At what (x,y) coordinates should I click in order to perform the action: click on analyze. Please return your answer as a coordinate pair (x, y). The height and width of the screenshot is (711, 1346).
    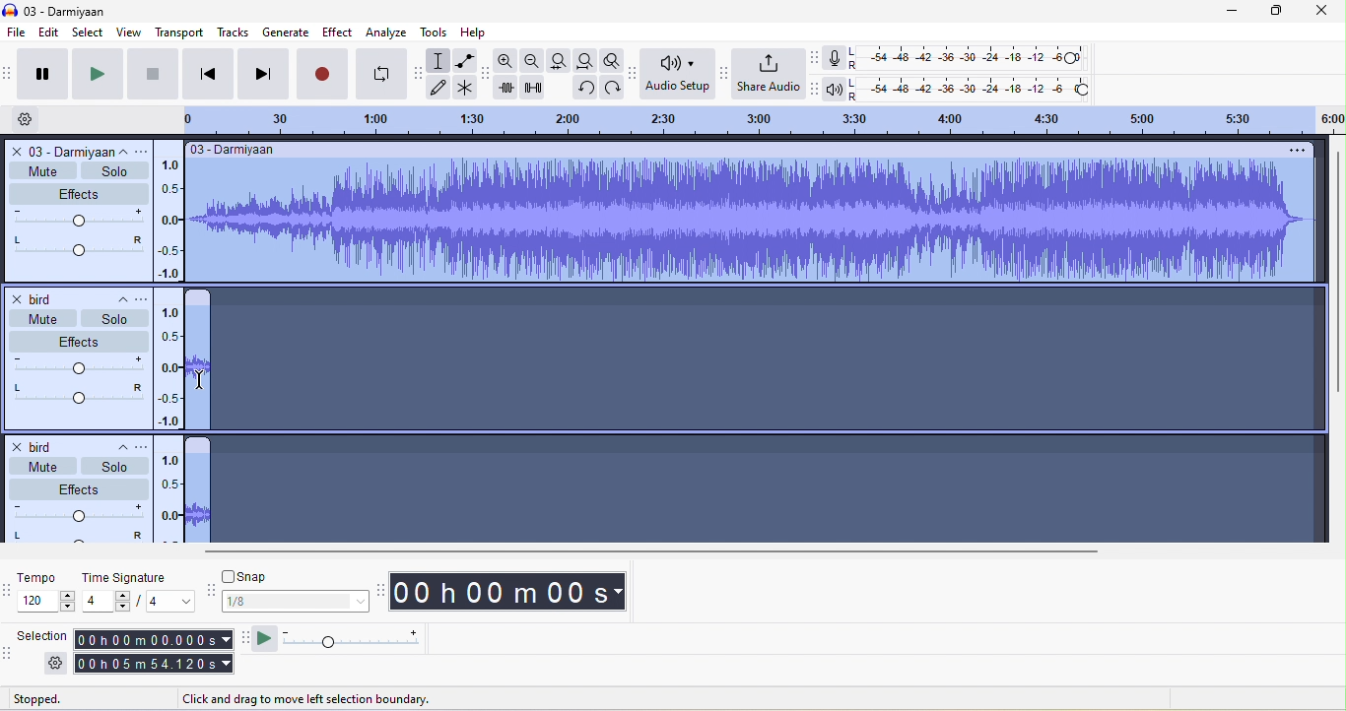
    Looking at the image, I should click on (387, 33).